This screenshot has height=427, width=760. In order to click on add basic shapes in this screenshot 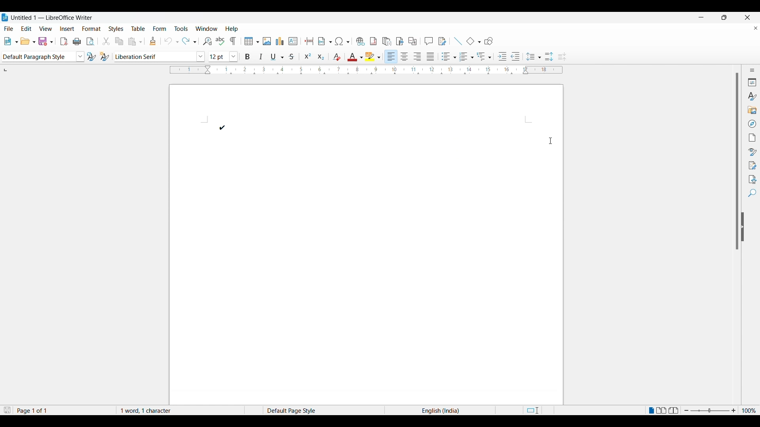, I will do `click(473, 41)`.